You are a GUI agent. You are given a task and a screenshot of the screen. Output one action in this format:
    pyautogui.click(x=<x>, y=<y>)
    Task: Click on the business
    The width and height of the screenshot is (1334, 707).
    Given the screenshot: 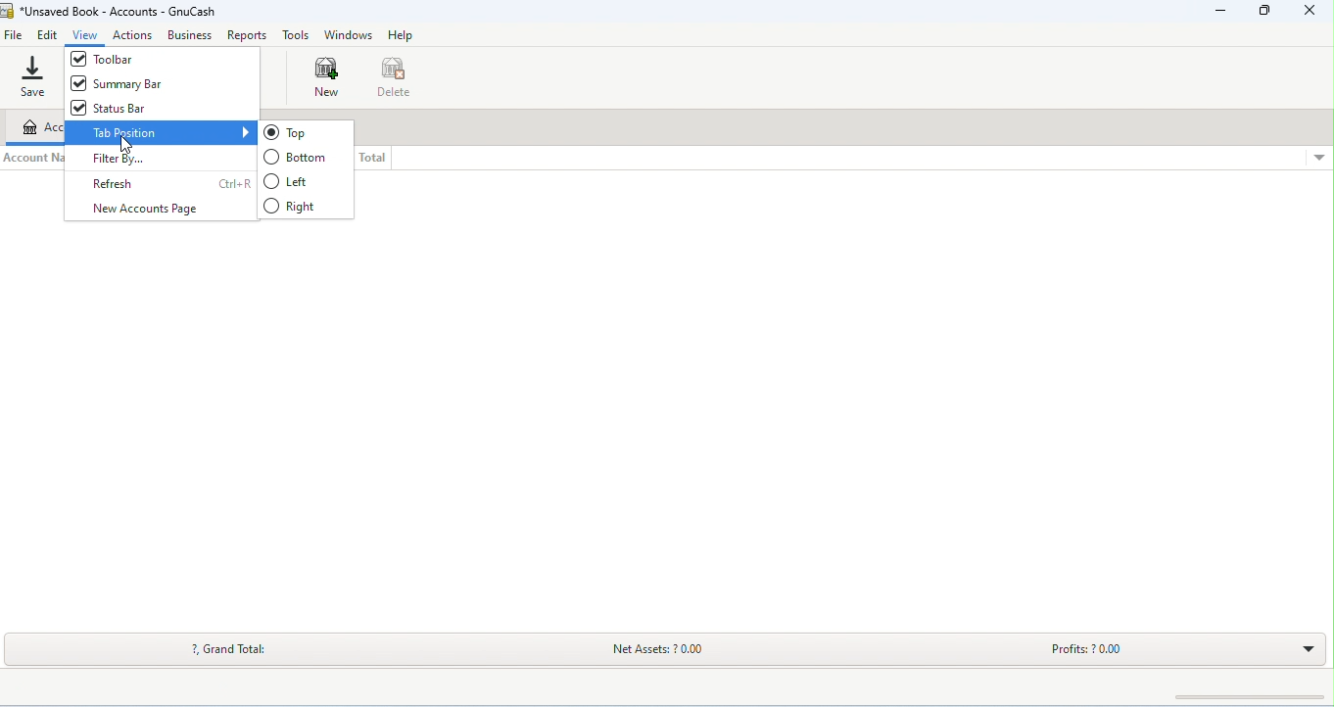 What is the action you would take?
    pyautogui.click(x=191, y=34)
    